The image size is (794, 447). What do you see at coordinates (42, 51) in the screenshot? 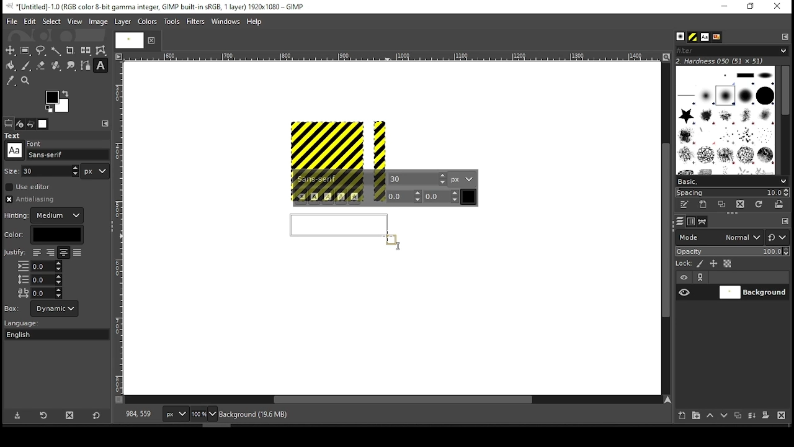
I see `free selection tool` at bounding box center [42, 51].